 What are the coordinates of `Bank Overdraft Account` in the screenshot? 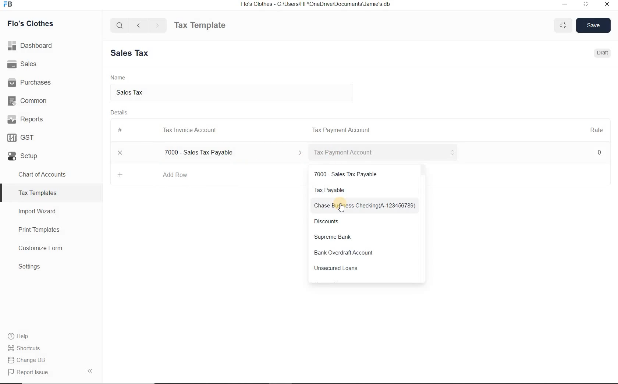 It's located at (366, 253).